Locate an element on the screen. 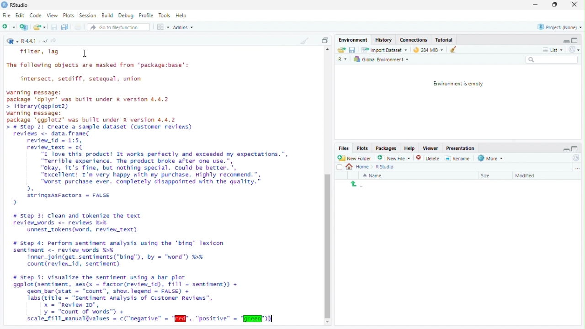 The image size is (585, 329).  is located at coordinates (354, 40).